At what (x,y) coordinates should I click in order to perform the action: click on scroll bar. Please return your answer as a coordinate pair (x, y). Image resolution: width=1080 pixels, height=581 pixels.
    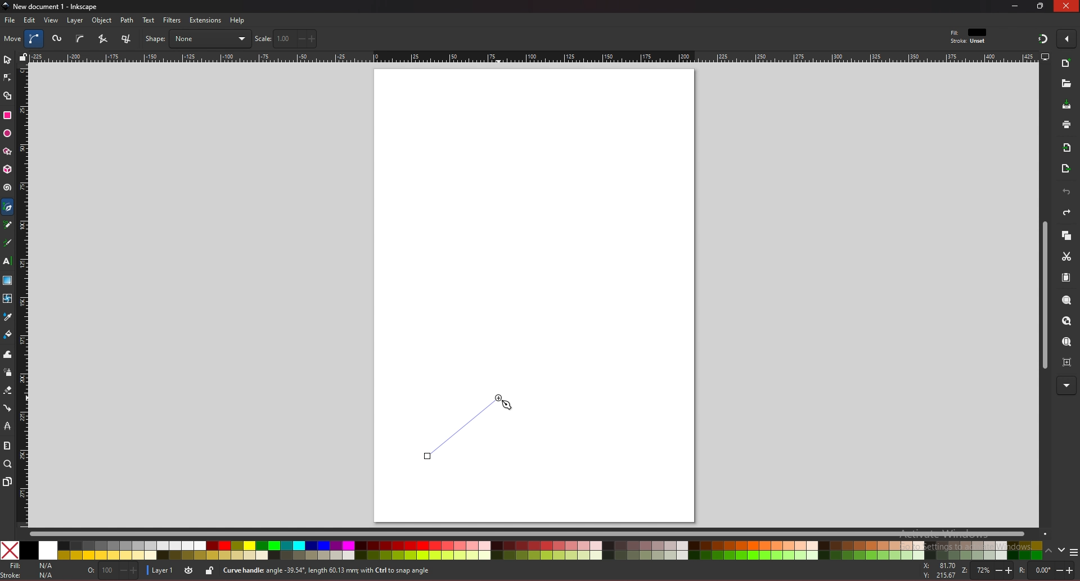
    Looking at the image, I should click on (538, 533).